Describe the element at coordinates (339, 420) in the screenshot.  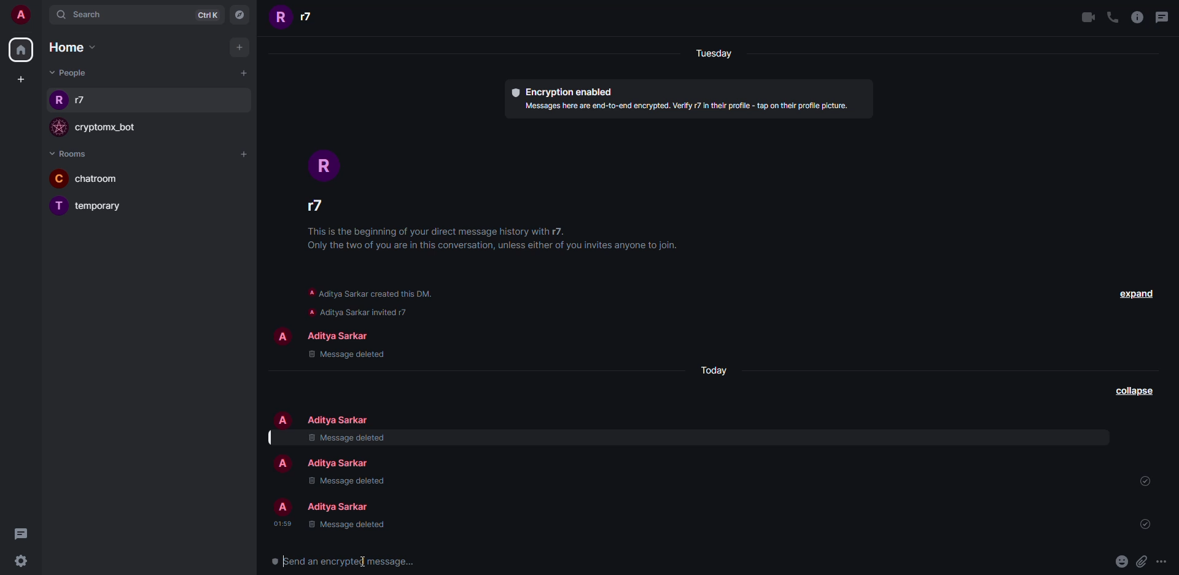
I see `people` at that location.